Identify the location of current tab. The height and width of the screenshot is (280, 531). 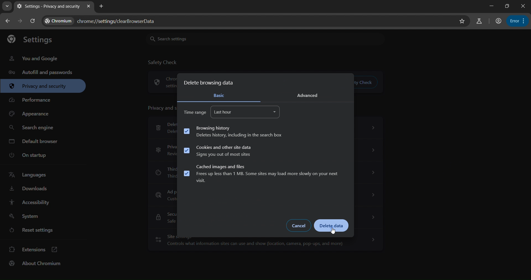
(49, 7).